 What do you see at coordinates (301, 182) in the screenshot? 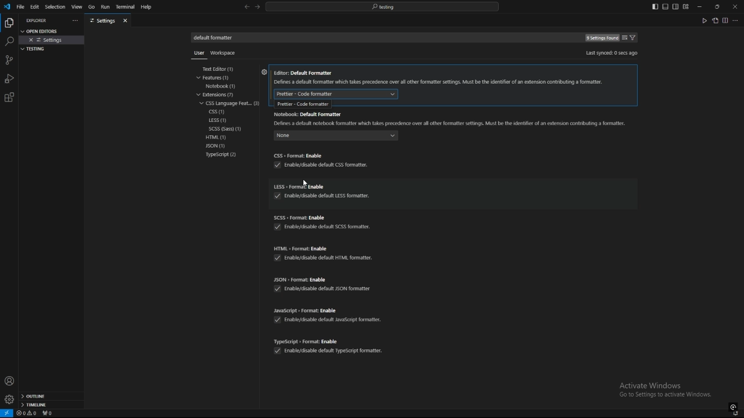
I see `cursor` at bounding box center [301, 182].